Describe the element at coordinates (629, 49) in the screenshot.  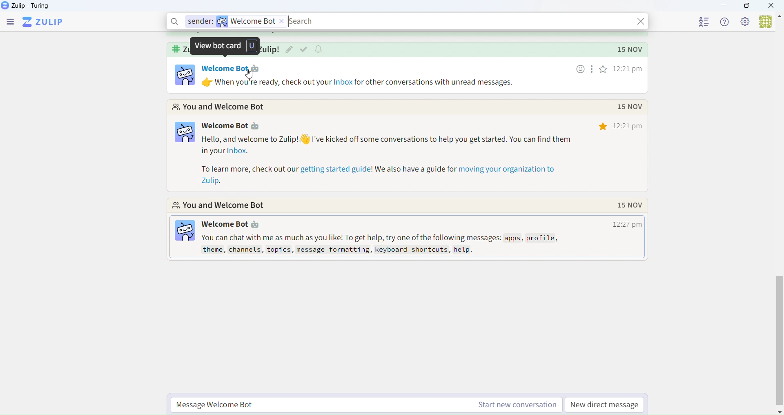
I see `15 NOV` at that location.